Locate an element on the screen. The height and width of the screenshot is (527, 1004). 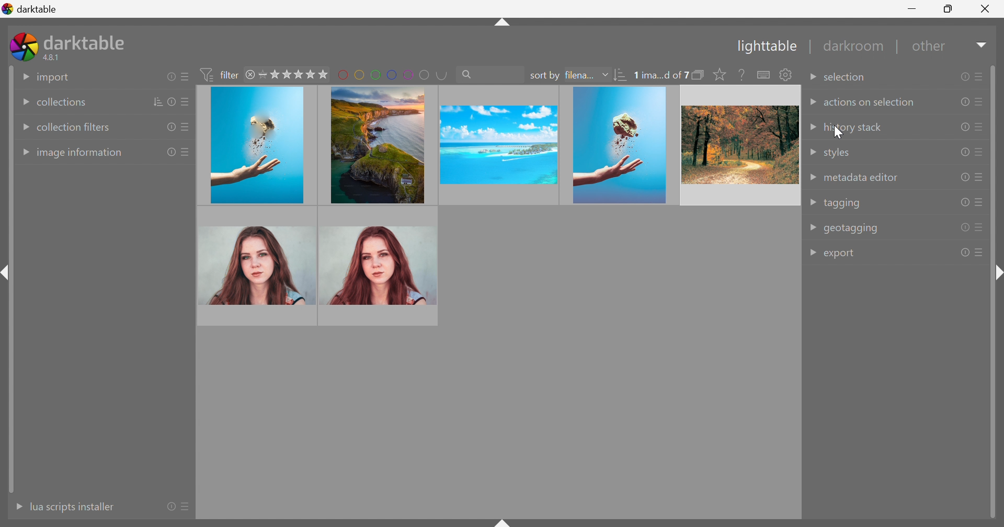
Drop Down is located at coordinates (811, 252).